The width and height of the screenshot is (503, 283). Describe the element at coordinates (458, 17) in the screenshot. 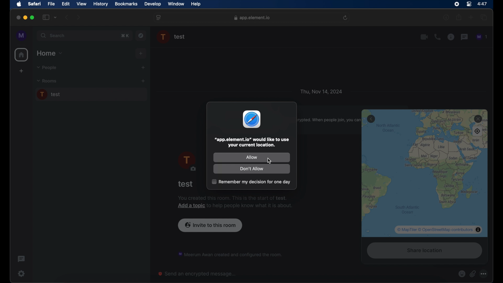

I see `share` at that location.